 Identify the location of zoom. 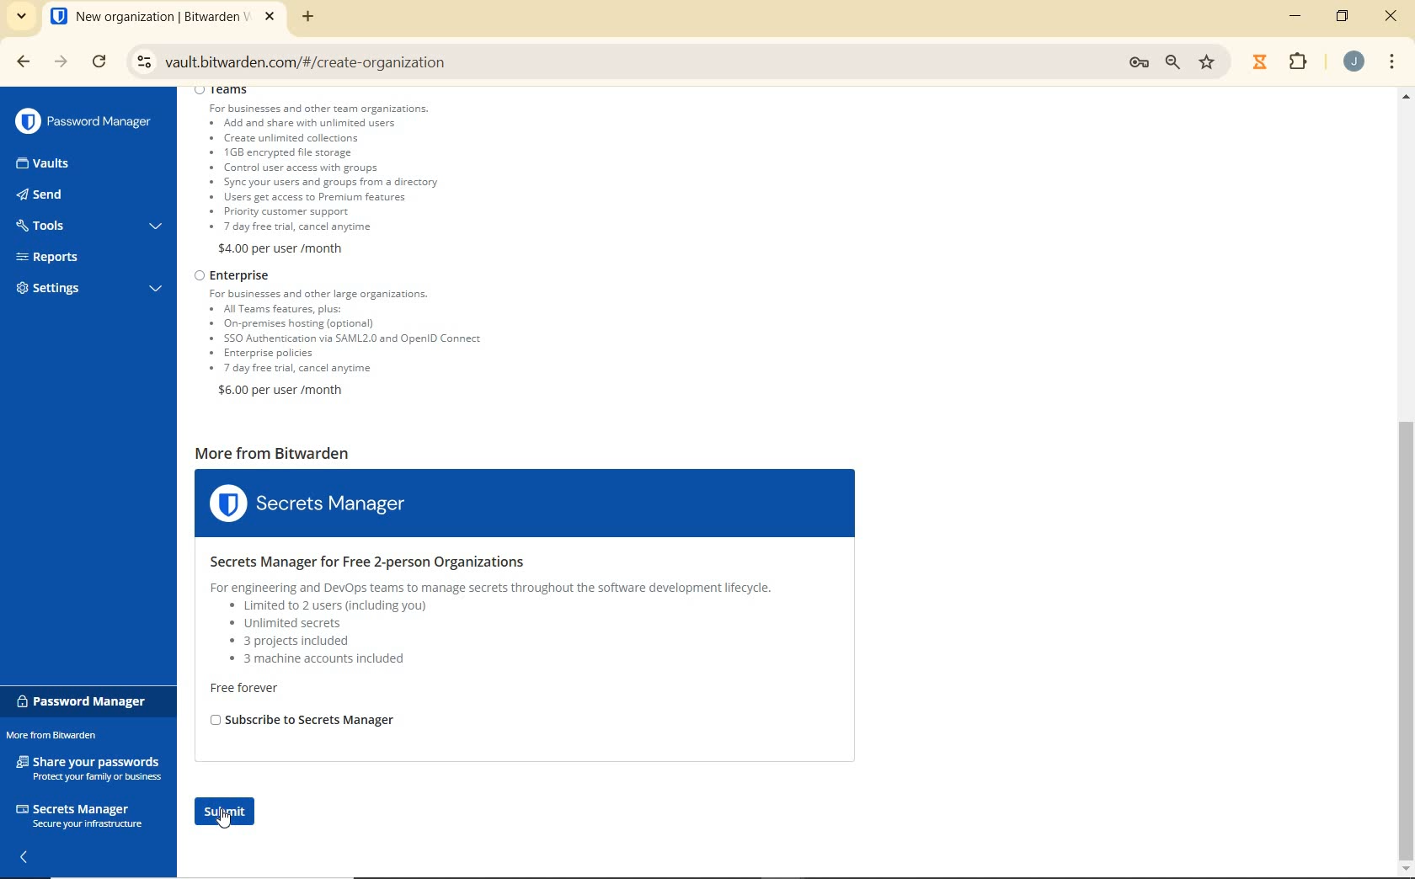
(1175, 62).